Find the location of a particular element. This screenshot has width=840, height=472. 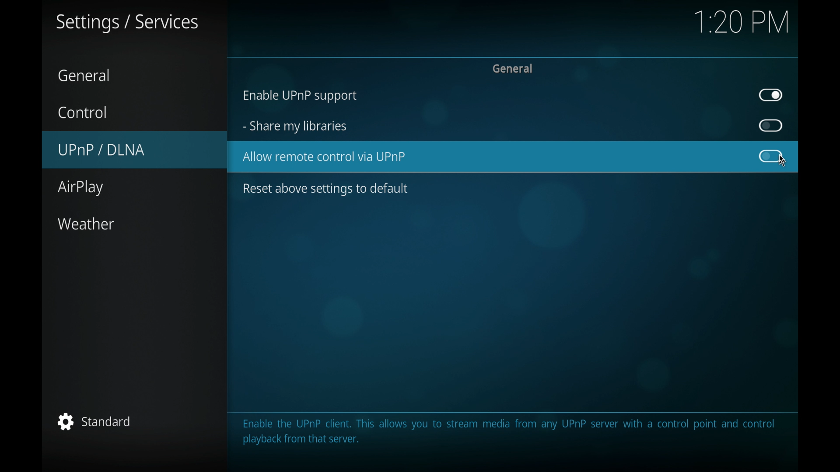

control is located at coordinates (82, 112).